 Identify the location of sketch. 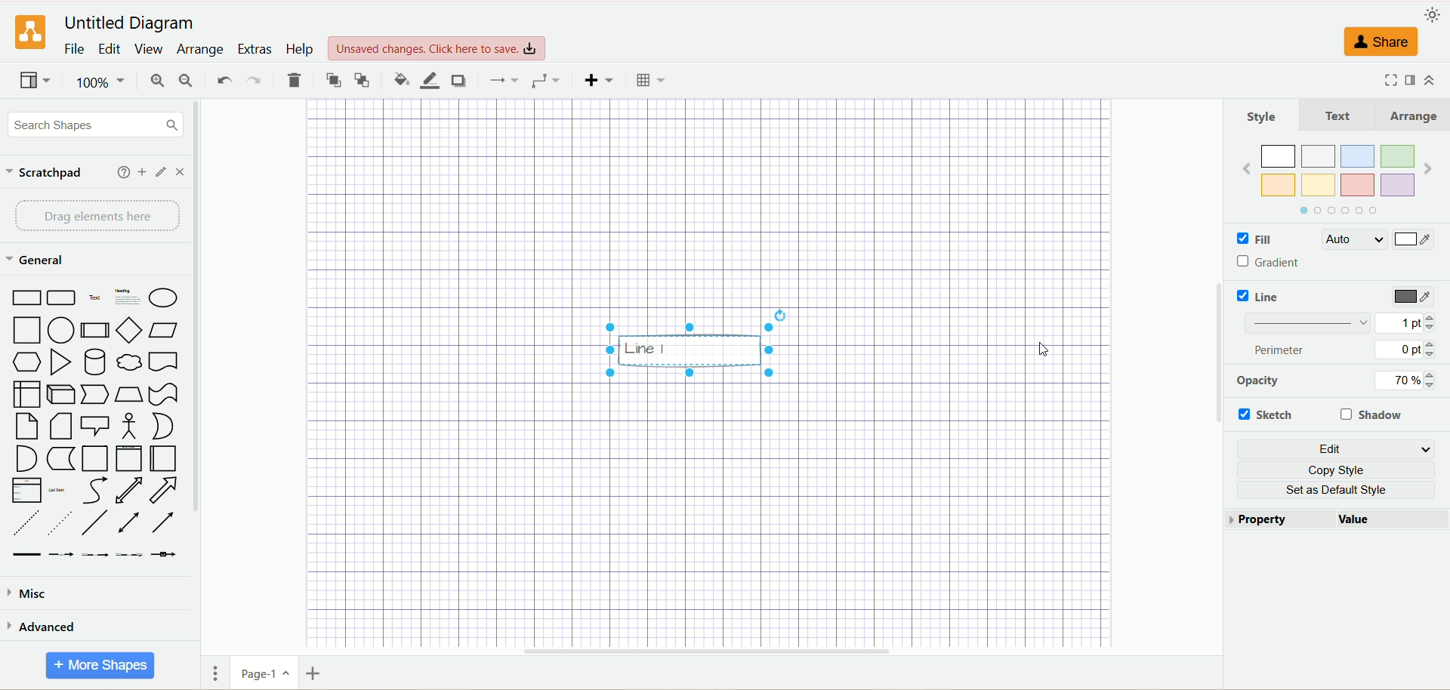
(1268, 413).